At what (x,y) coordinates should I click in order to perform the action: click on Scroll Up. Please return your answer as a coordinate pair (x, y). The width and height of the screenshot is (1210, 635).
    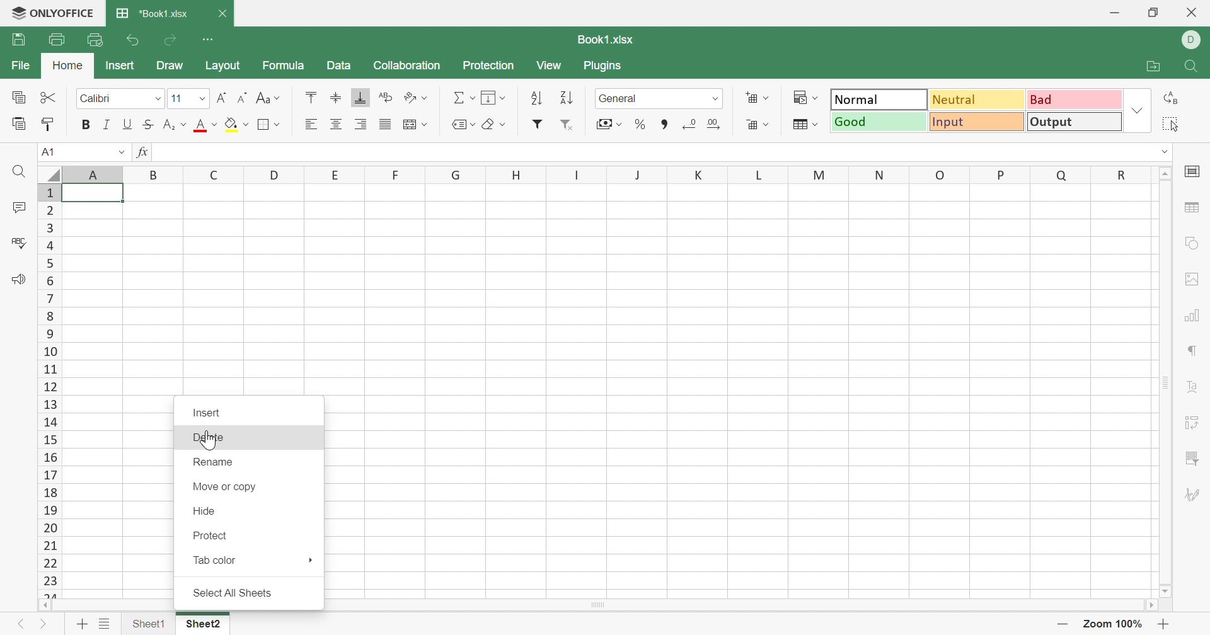
    Looking at the image, I should click on (1165, 175).